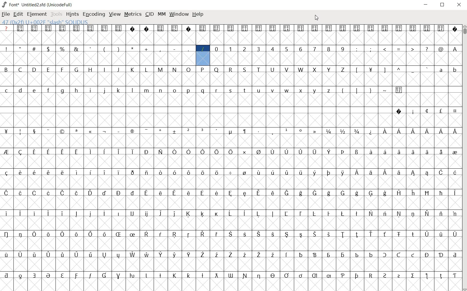 The height and width of the screenshot is (291, 467). I want to click on glyph, so click(174, 214).